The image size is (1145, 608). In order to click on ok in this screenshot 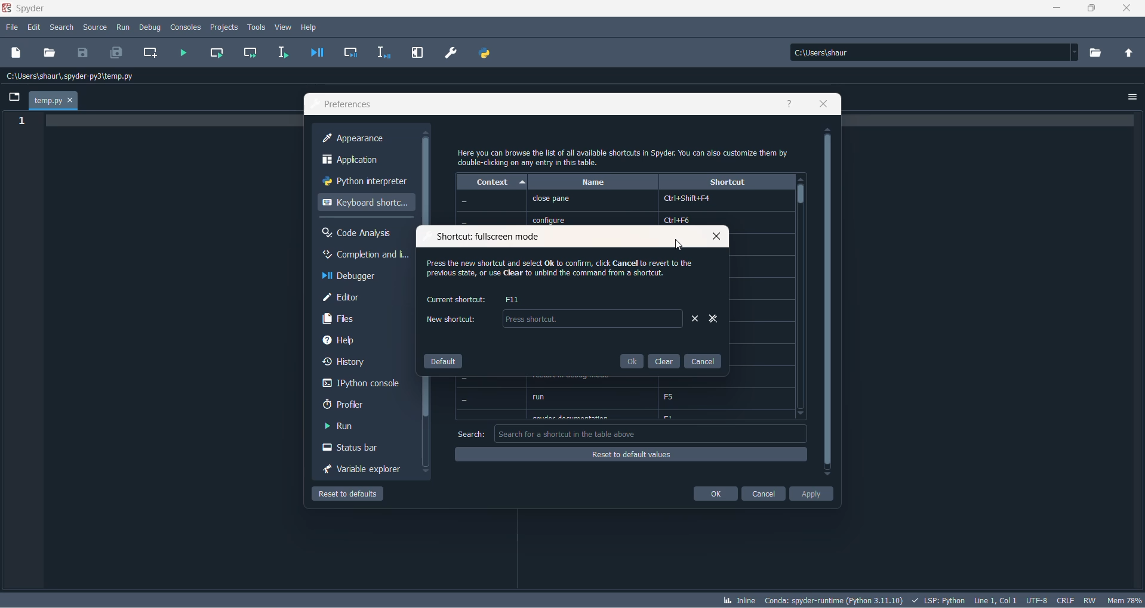, I will do `click(630, 361)`.